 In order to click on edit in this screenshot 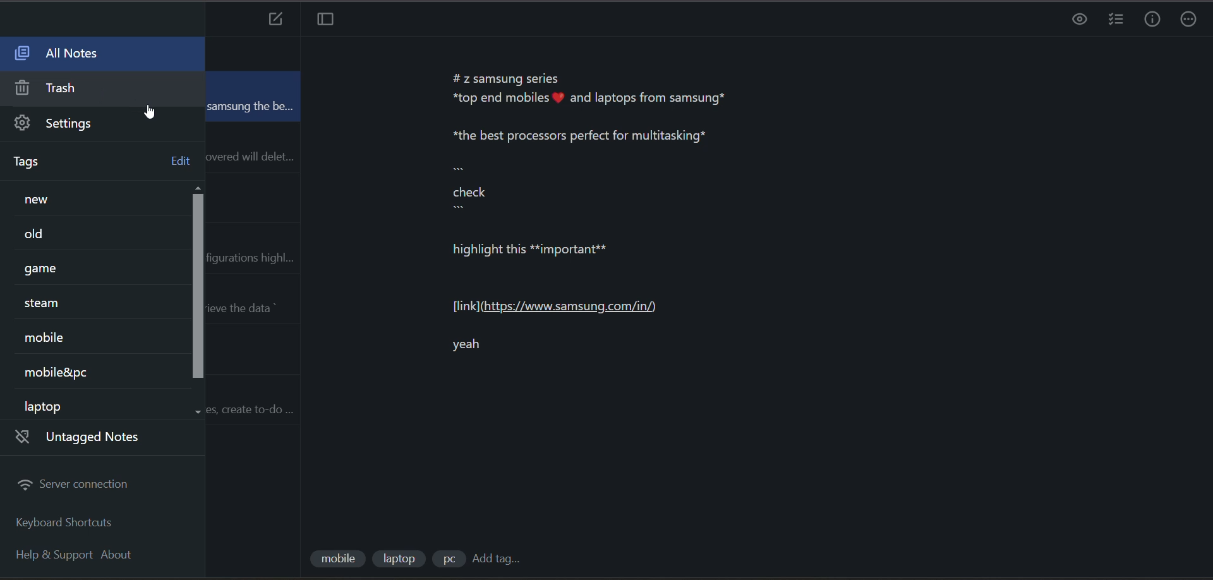, I will do `click(172, 162)`.